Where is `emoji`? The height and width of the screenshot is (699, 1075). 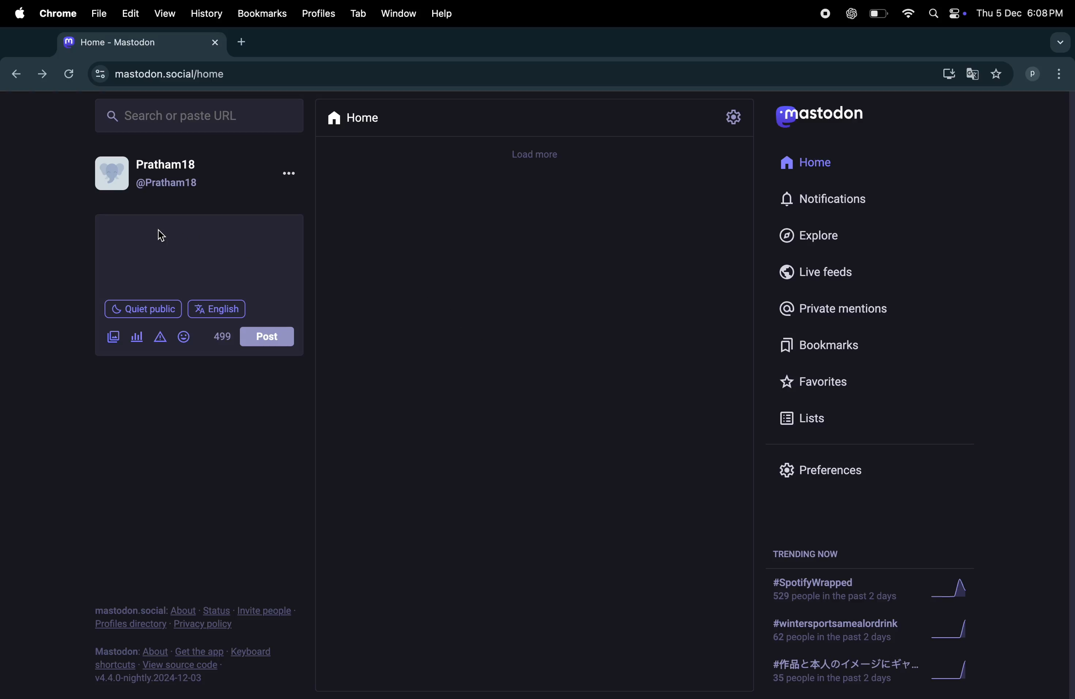
emoji is located at coordinates (185, 336).